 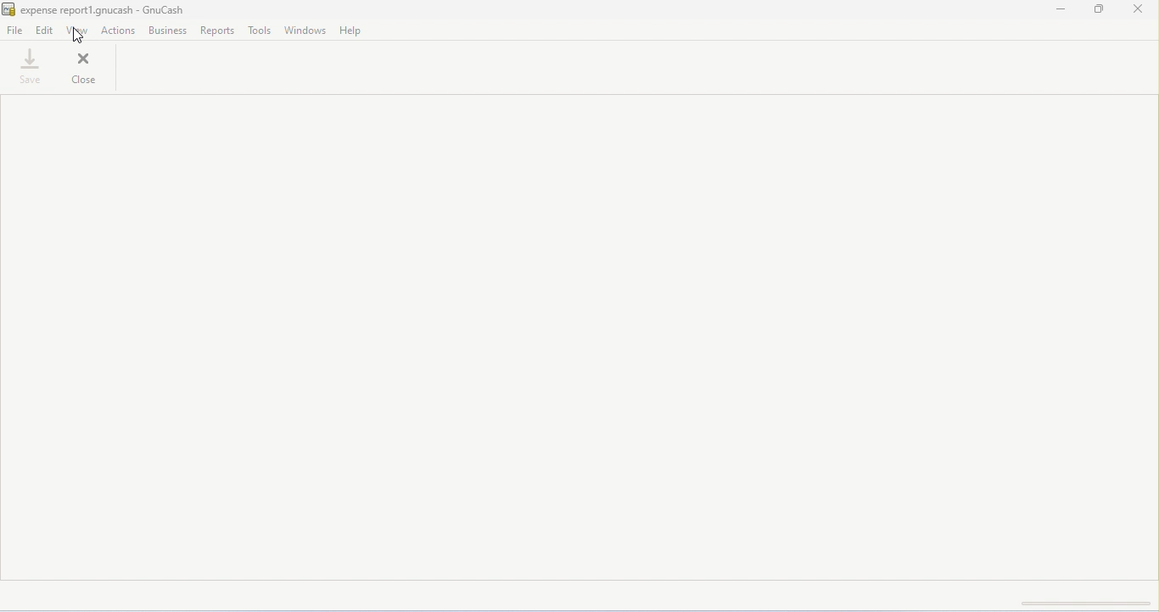 I want to click on minimize, so click(x=1064, y=11).